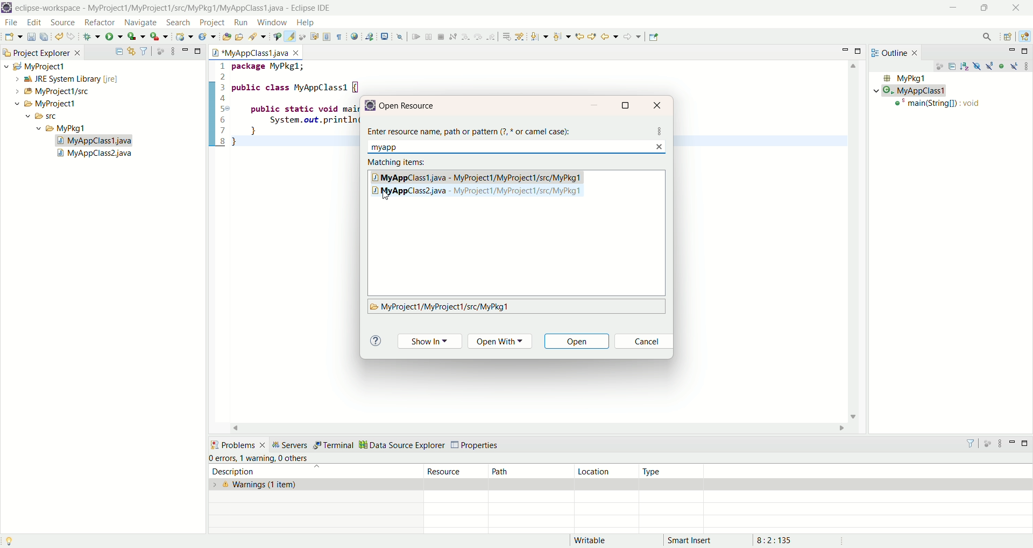 The image size is (1033, 548). I want to click on save, so click(32, 37).